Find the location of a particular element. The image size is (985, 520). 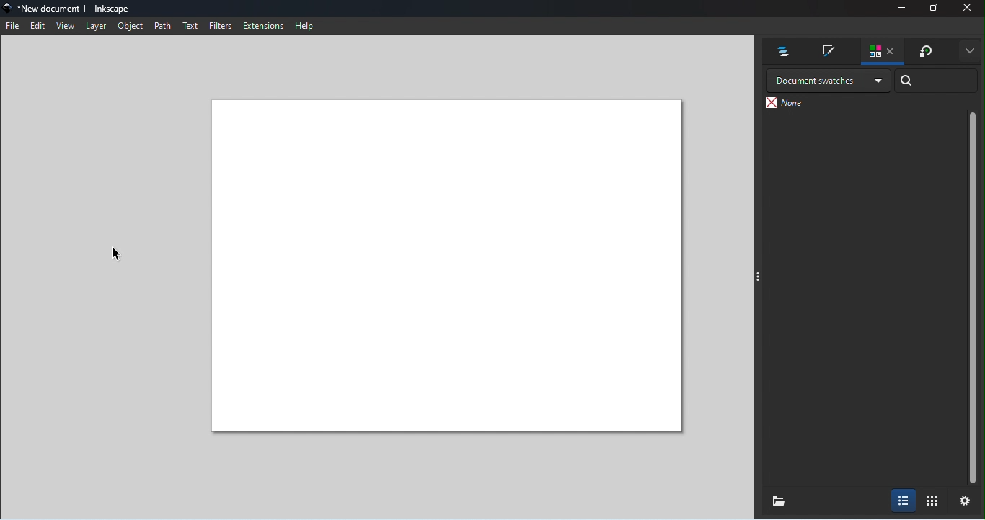

More options is located at coordinates (966, 53).